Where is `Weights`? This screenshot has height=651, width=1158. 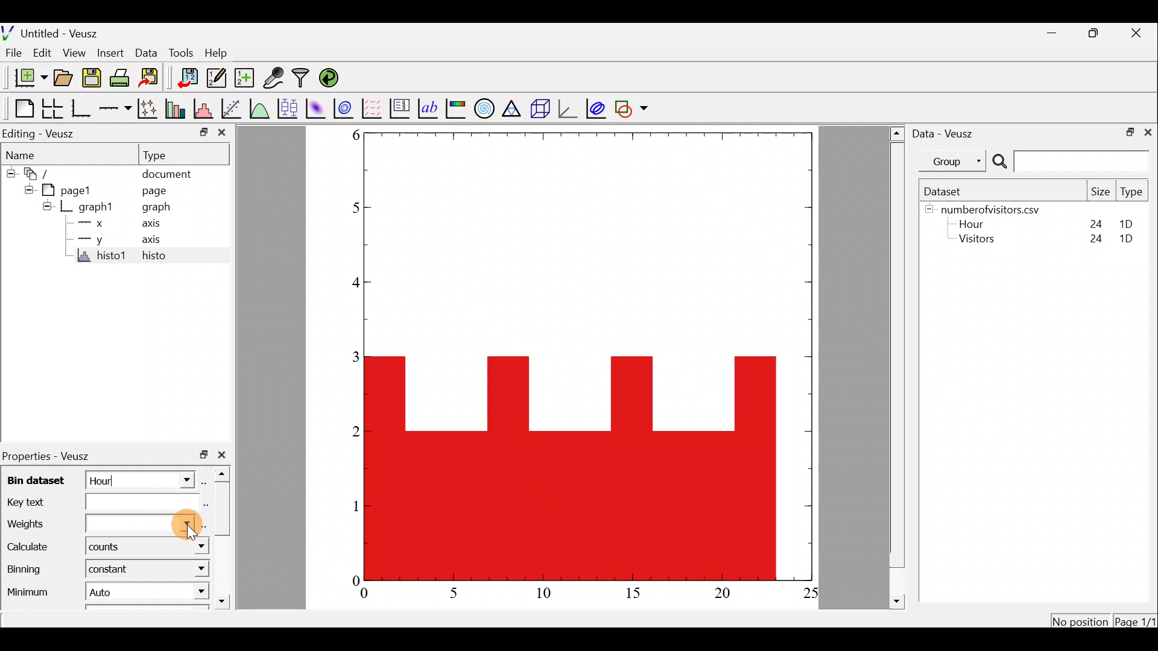
Weights is located at coordinates (98, 526).